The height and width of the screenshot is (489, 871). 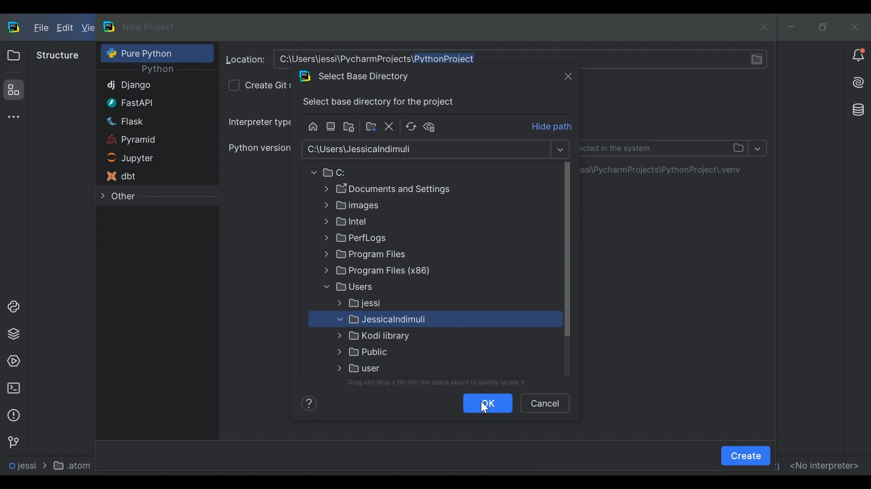 I want to click on Hide path, so click(x=553, y=127).